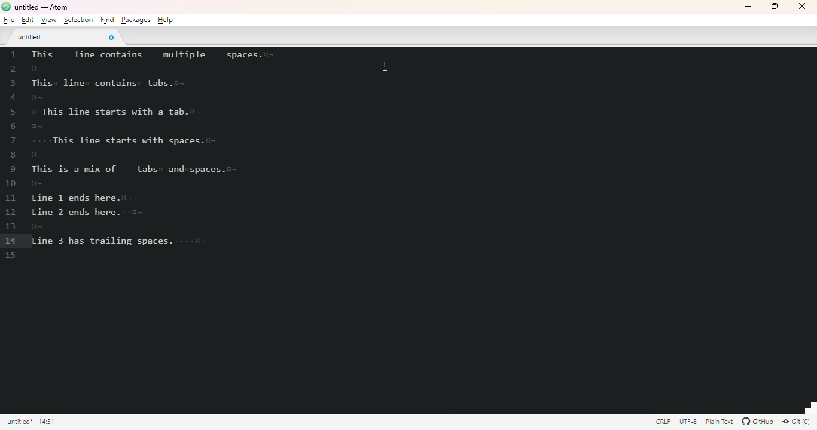 This screenshot has height=430, width=817. I want to click on invisible characters, so click(269, 54).